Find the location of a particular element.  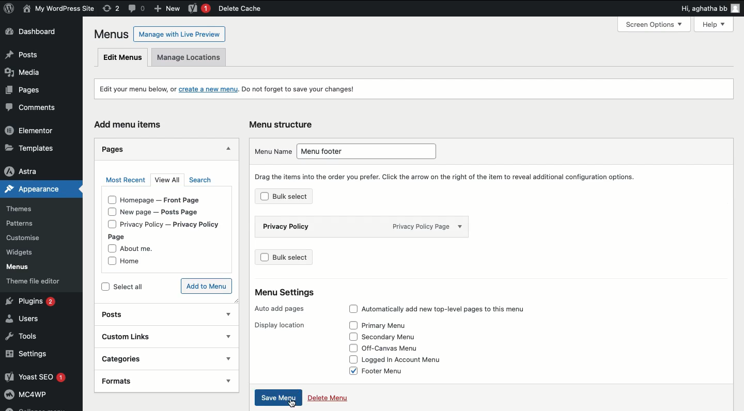

Media is located at coordinates (28, 75).